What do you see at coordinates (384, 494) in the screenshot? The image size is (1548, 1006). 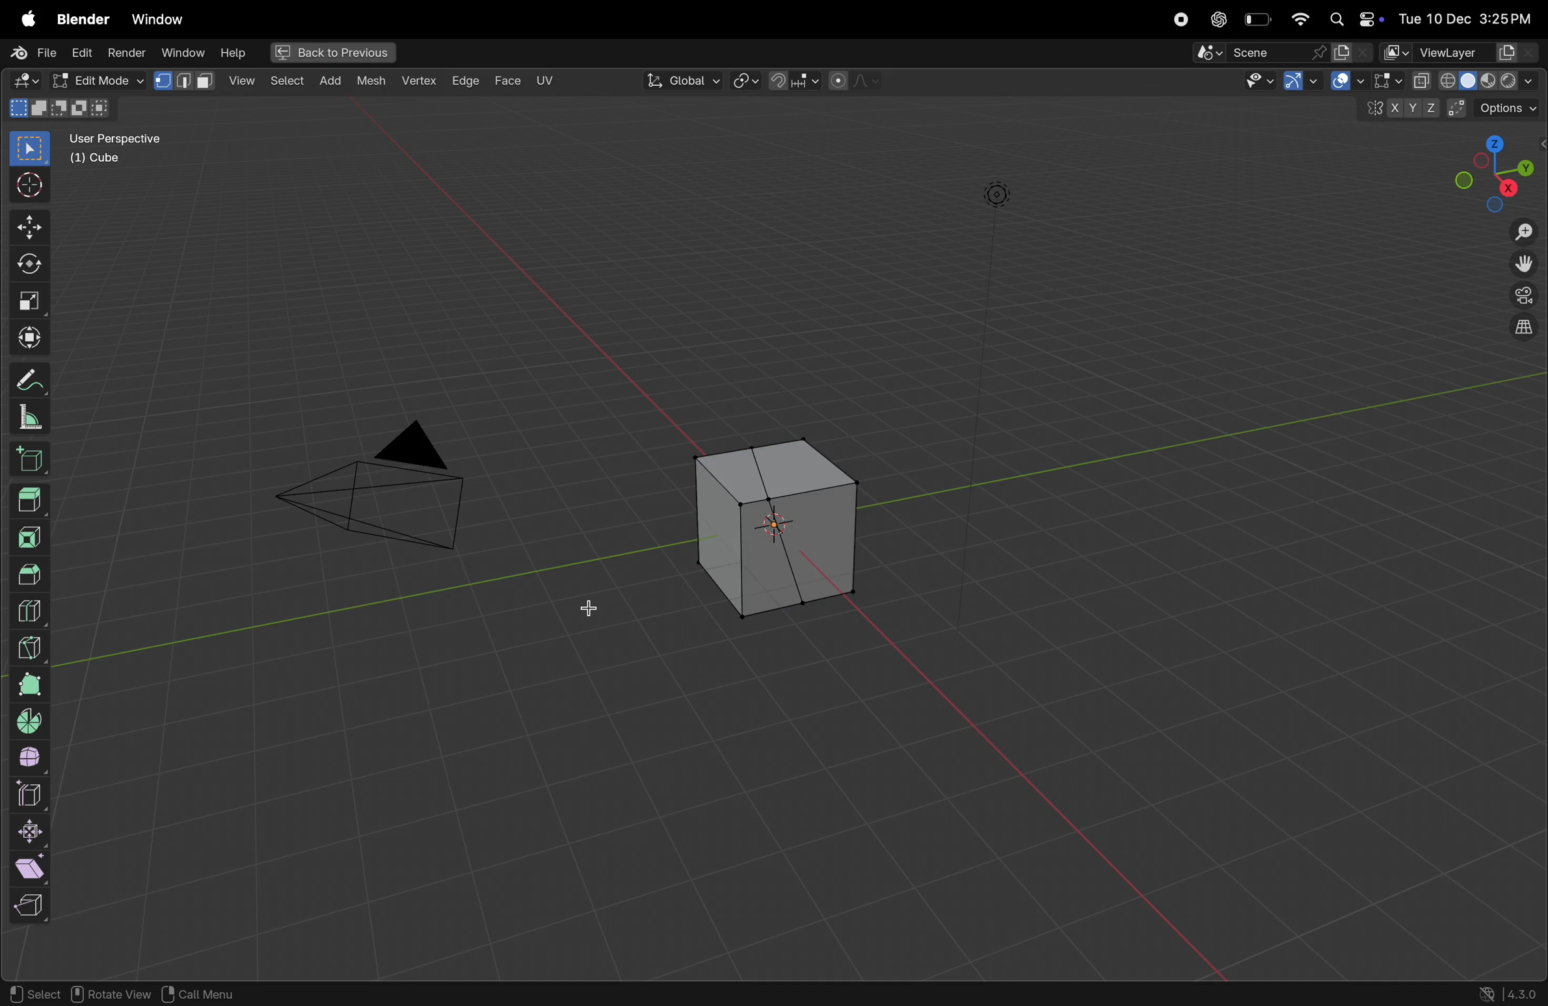 I see `camera` at bounding box center [384, 494].